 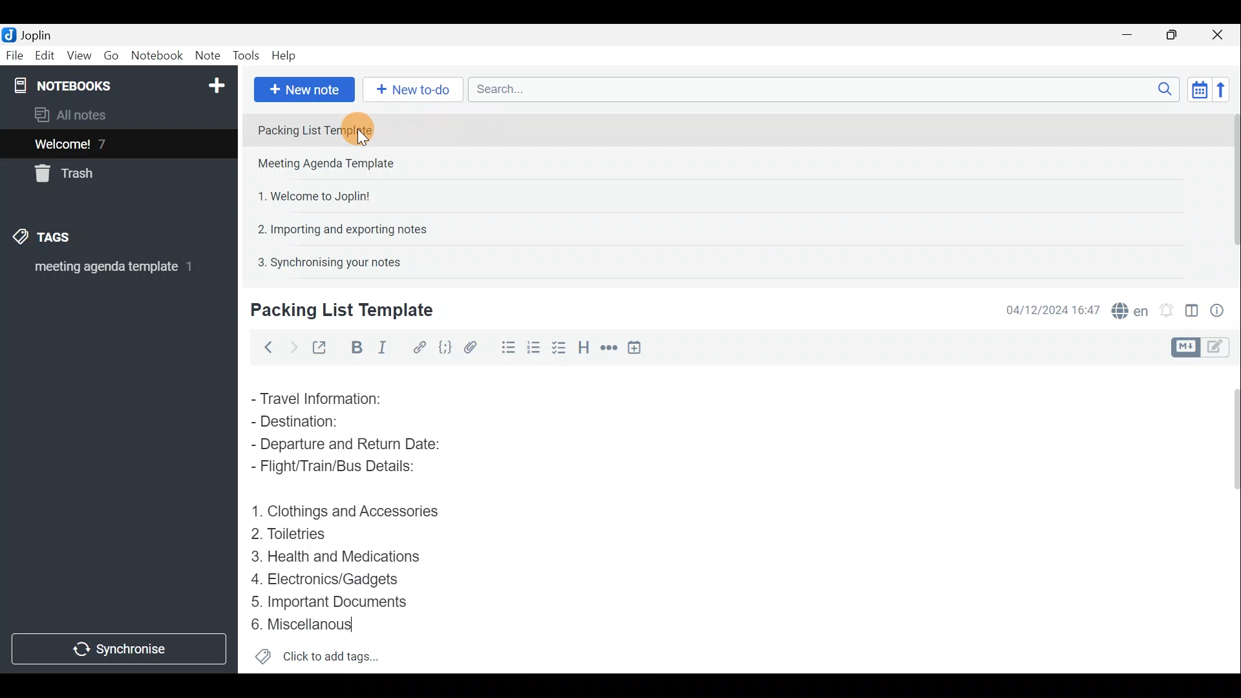 What do you see at coordinates (75, 114) in the screenshot?
I see `All notes` at bounding box center [75, 114].